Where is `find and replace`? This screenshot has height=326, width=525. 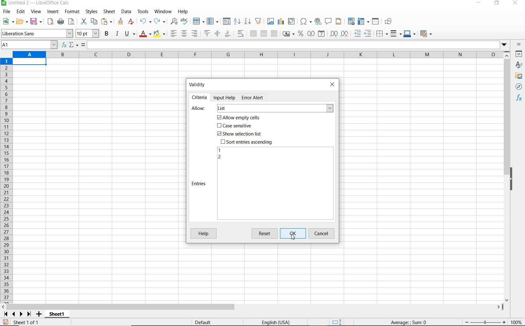 find and replace is located at coordinates (173, 22).